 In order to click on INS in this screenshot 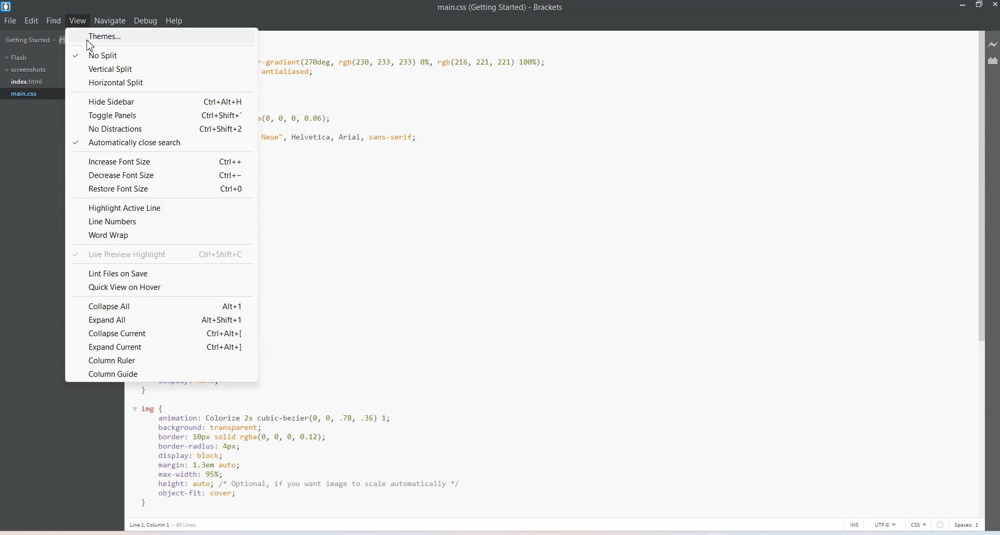, I will do `click(855, 524)`.